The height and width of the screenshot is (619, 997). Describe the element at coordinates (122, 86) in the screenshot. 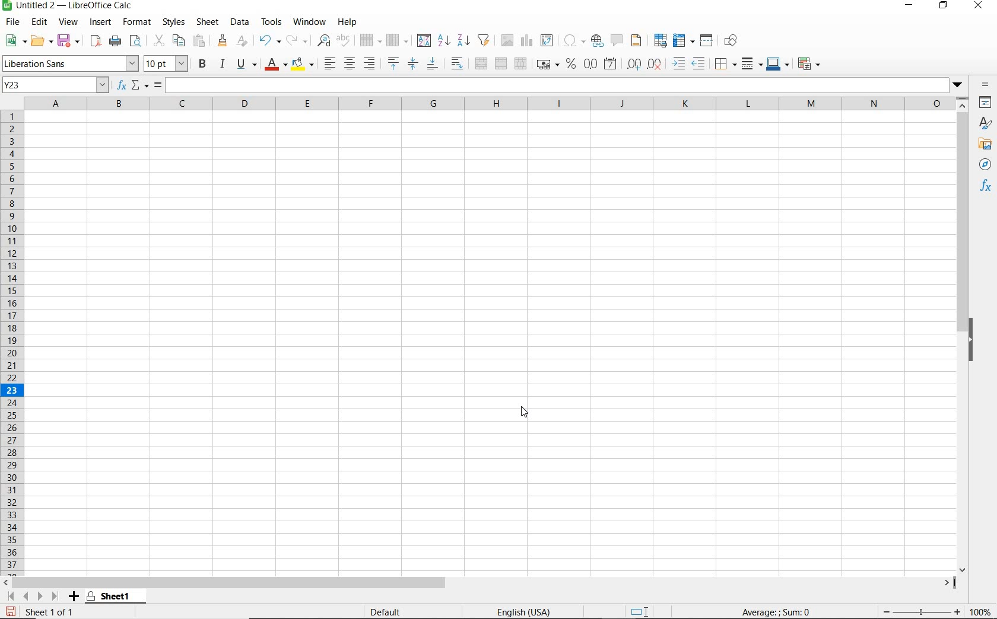

I see `FUNCTION WIZARD` at that location.